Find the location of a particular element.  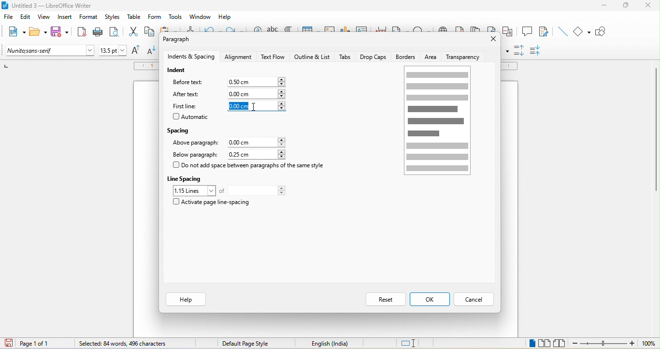

increase size is located at coordinates (134, 50).